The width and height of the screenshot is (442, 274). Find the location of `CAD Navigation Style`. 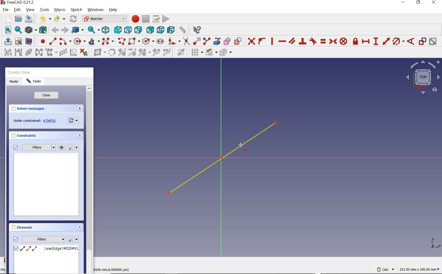

CAD Navigation Style is located at coordinates (385, 269).